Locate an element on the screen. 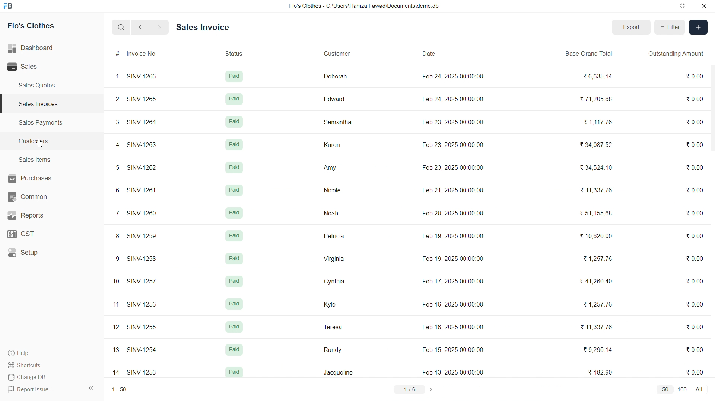  Kyle is located at coordinates (329, 304).